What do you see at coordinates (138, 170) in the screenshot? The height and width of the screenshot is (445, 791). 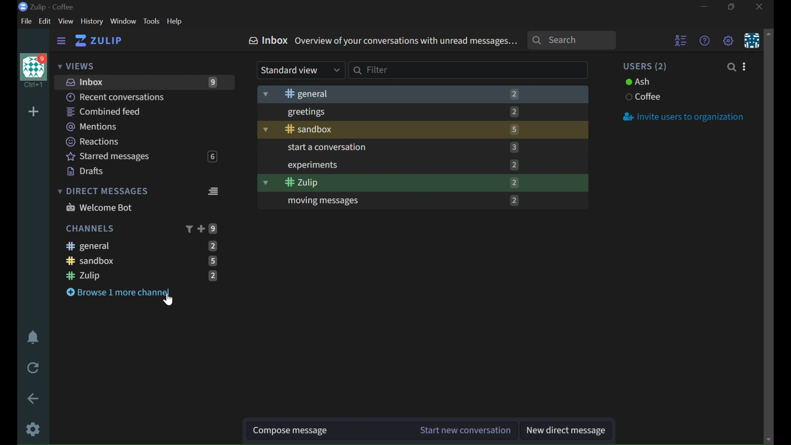 I see `DRAFTS` at bounding box center [138, 170].